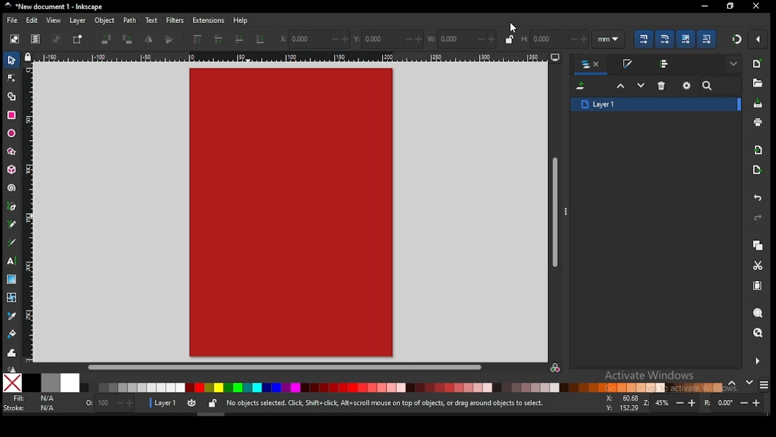  Describe the element at coordinates (12, 78) in the screenshot. I see `node tool` at that location.